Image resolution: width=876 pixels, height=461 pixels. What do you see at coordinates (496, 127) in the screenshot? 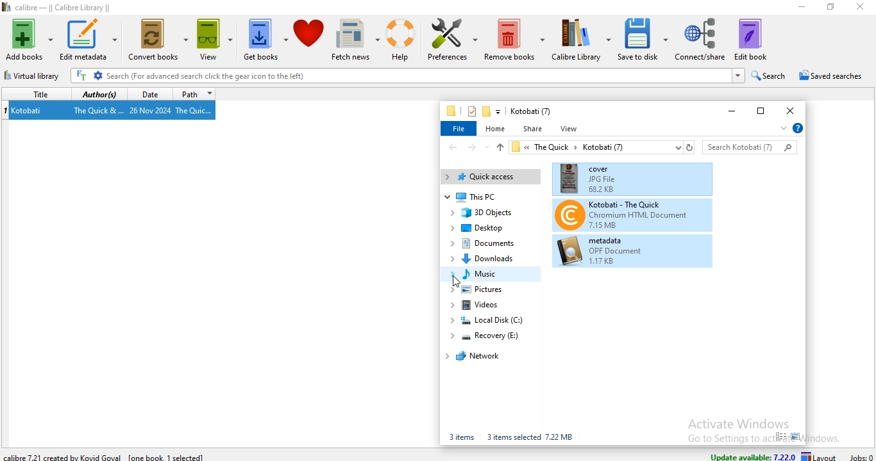
I see `home` at bounding box center [496, 127].